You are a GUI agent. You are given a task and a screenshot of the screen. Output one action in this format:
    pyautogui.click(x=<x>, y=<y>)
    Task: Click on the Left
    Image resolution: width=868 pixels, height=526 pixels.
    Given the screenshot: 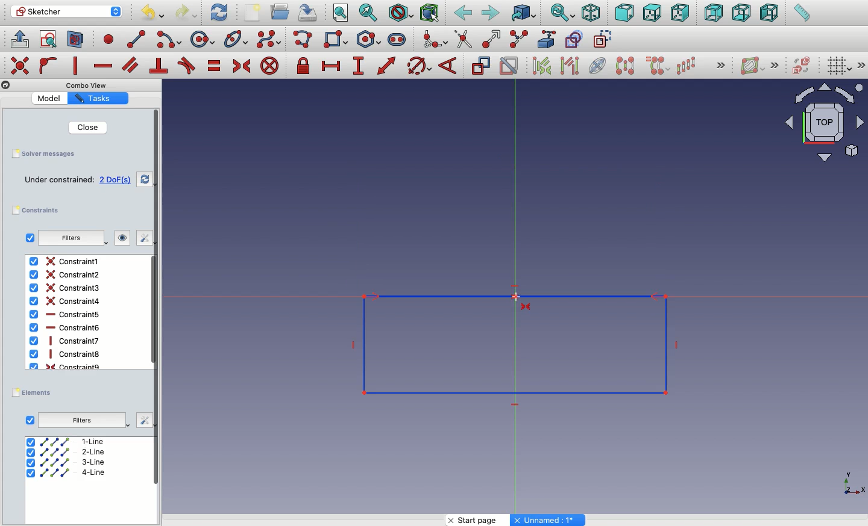 What is the action you would take?
    pyautogui.click(x=769, y=13)
    